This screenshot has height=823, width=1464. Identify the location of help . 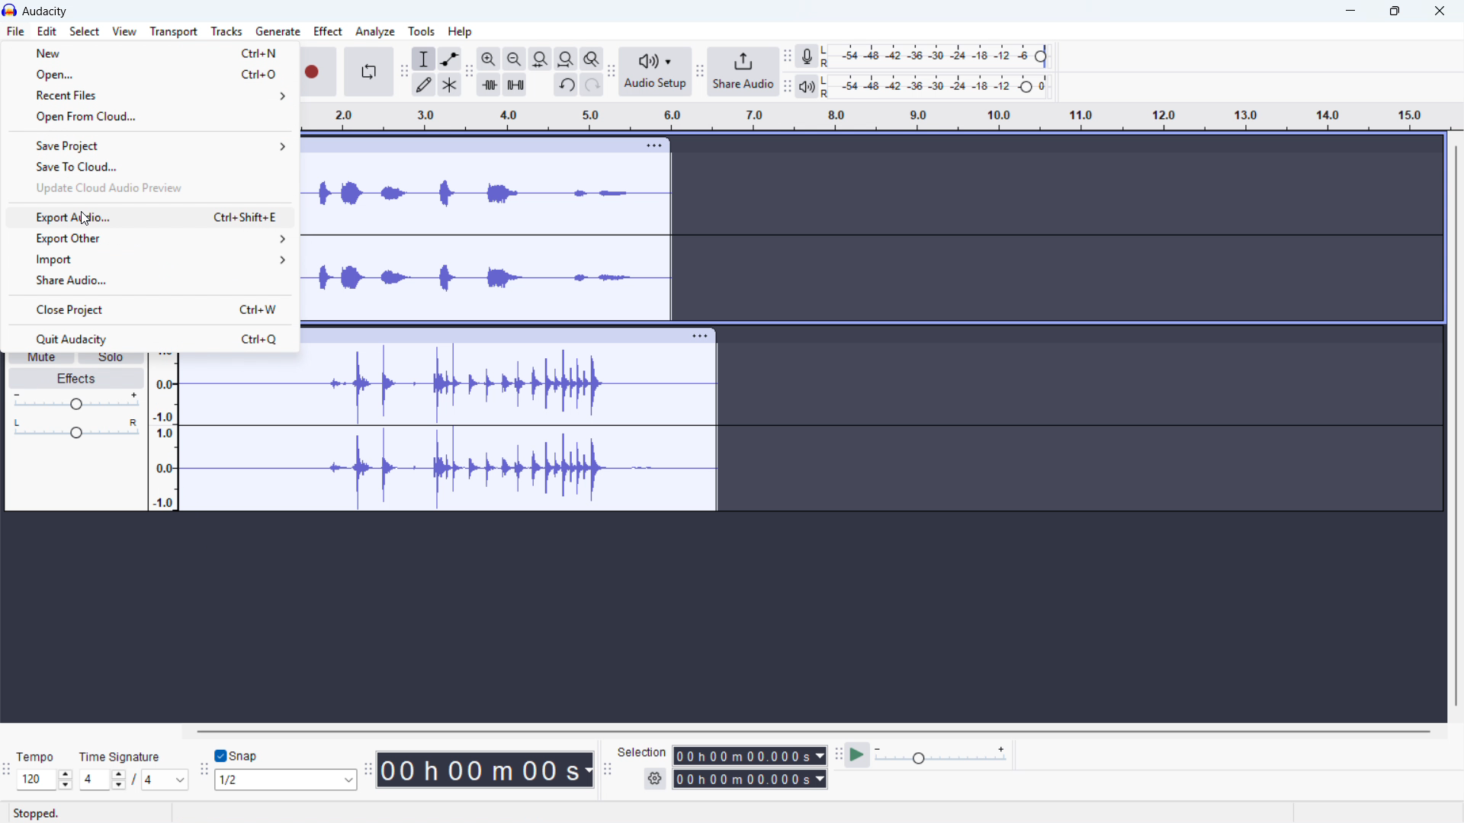
(461, 31).